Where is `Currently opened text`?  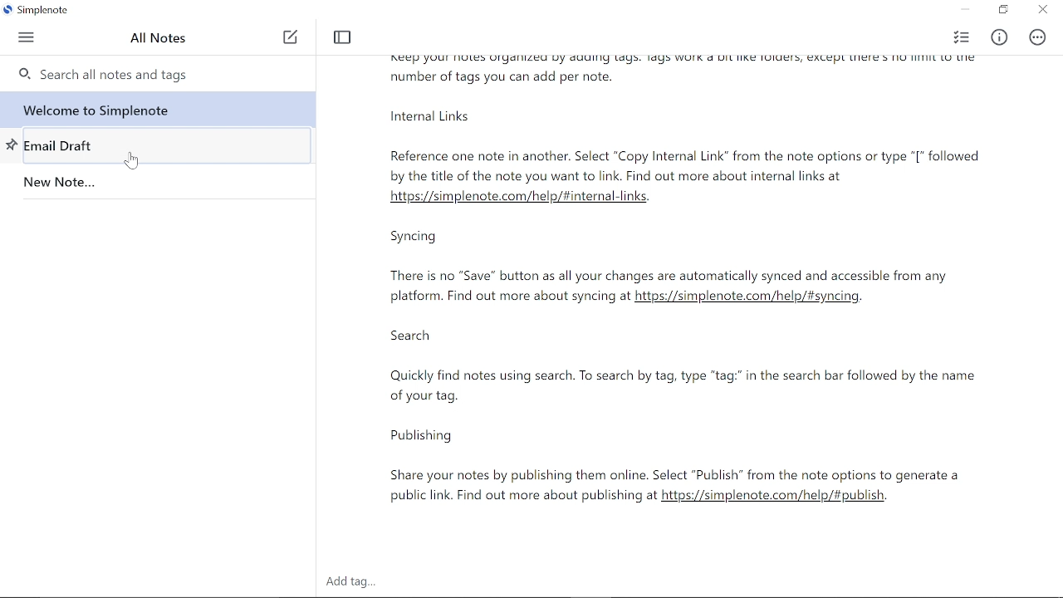
Currently opened text is located at coordinates (686, 292).